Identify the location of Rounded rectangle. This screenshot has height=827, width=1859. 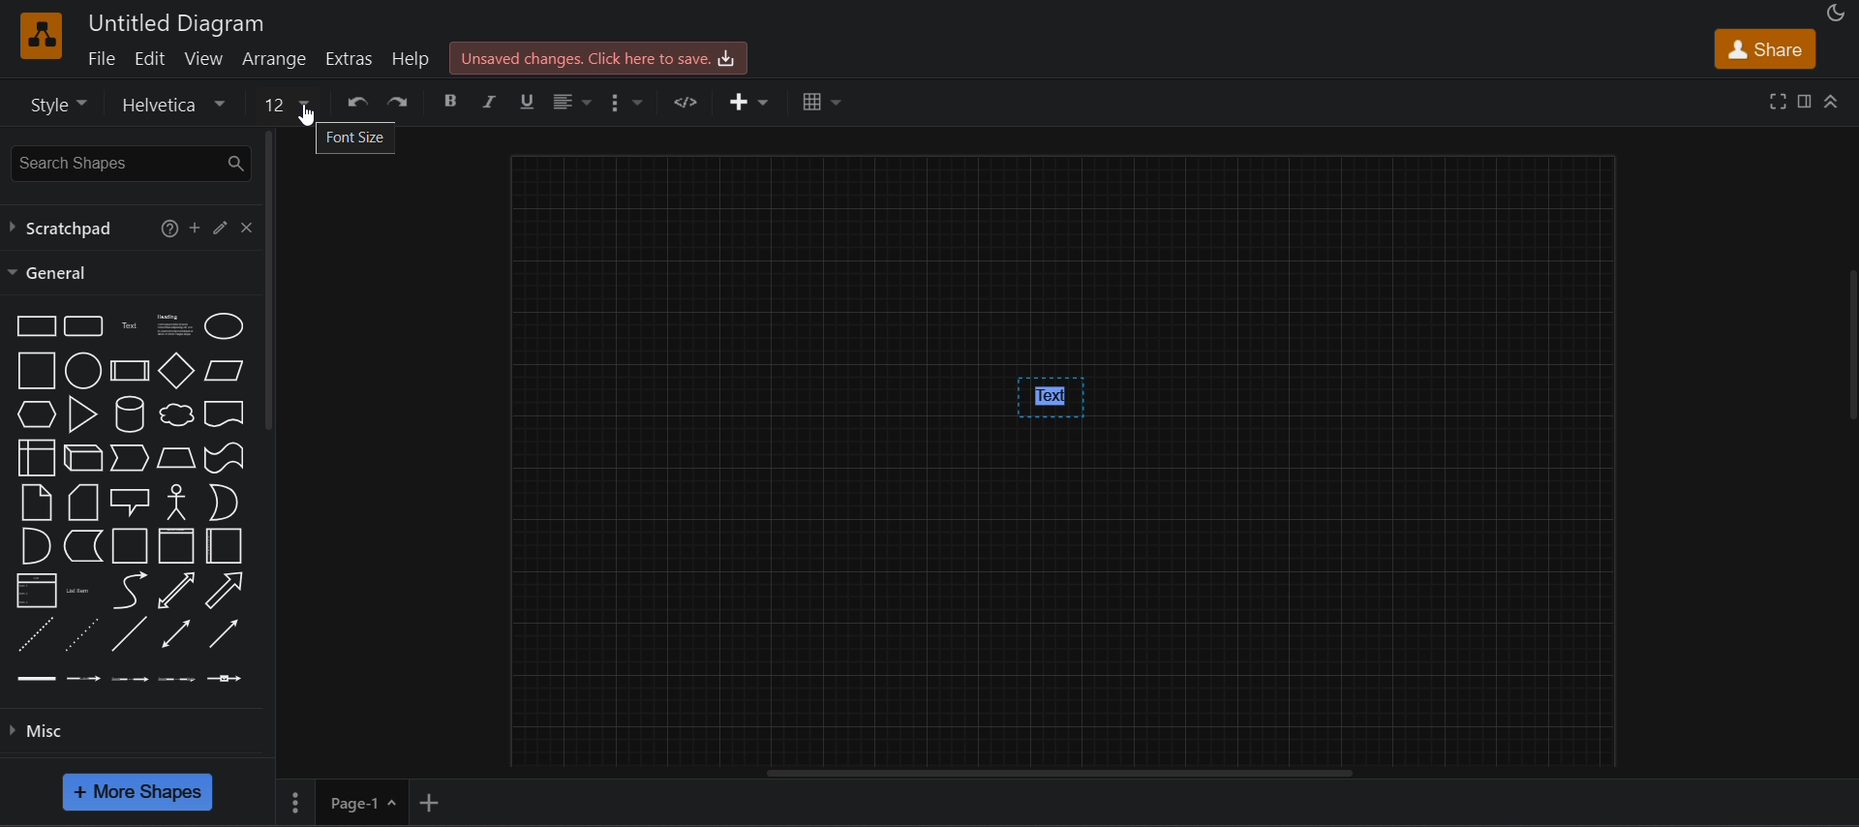
(83, 325).